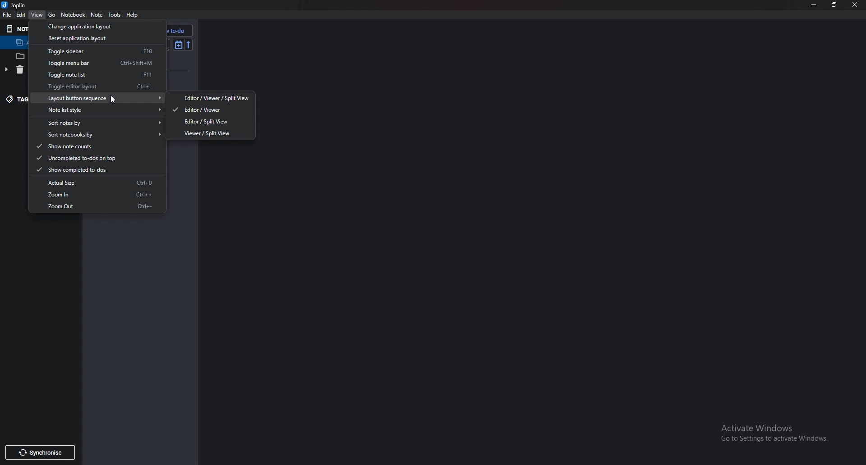 The image size is (866, 465). I want to click on editor/ viewer/ split view, so click(212, 97).